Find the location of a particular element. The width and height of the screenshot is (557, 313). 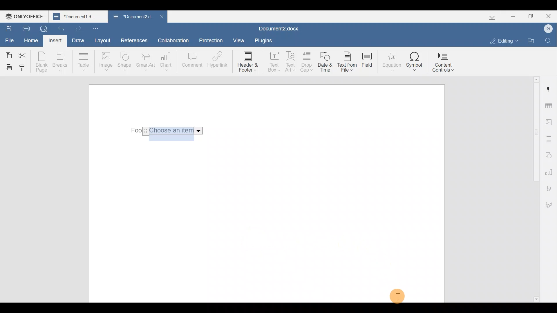

Comment is located at coordinates (192, 63).